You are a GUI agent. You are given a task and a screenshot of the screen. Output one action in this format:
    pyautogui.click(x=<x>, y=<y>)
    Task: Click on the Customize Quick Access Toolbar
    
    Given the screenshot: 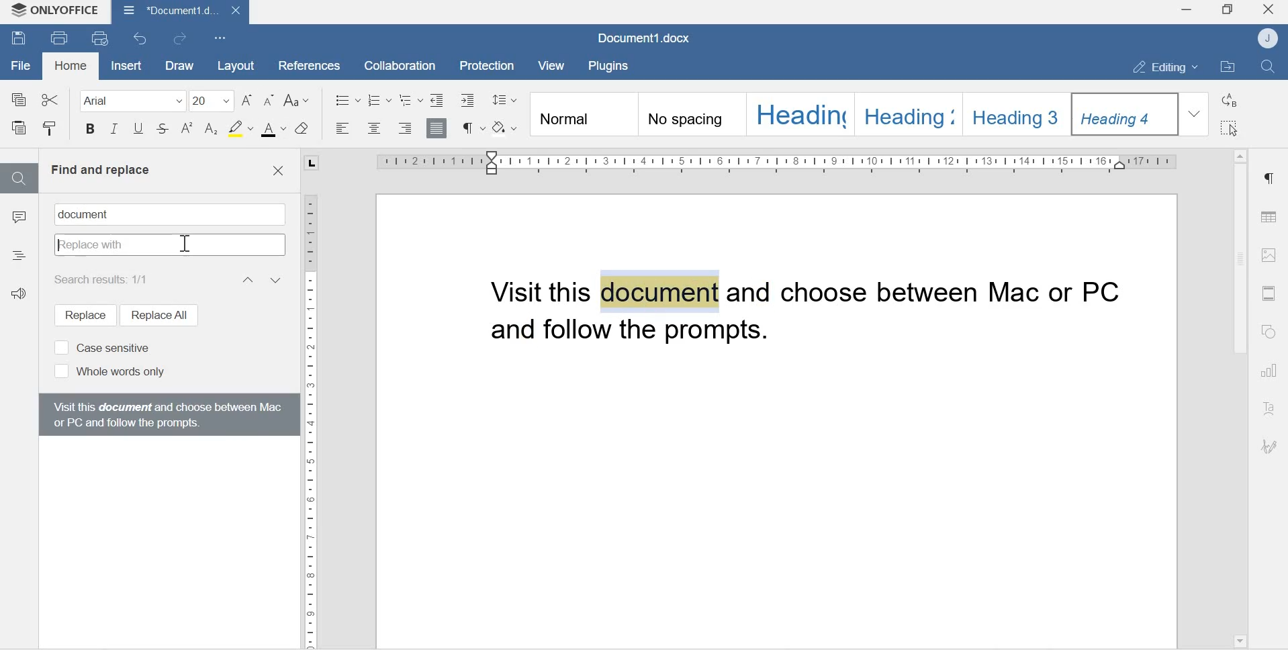 What is the action you would take?
    pyautogui.click(x=221, y=37)
    